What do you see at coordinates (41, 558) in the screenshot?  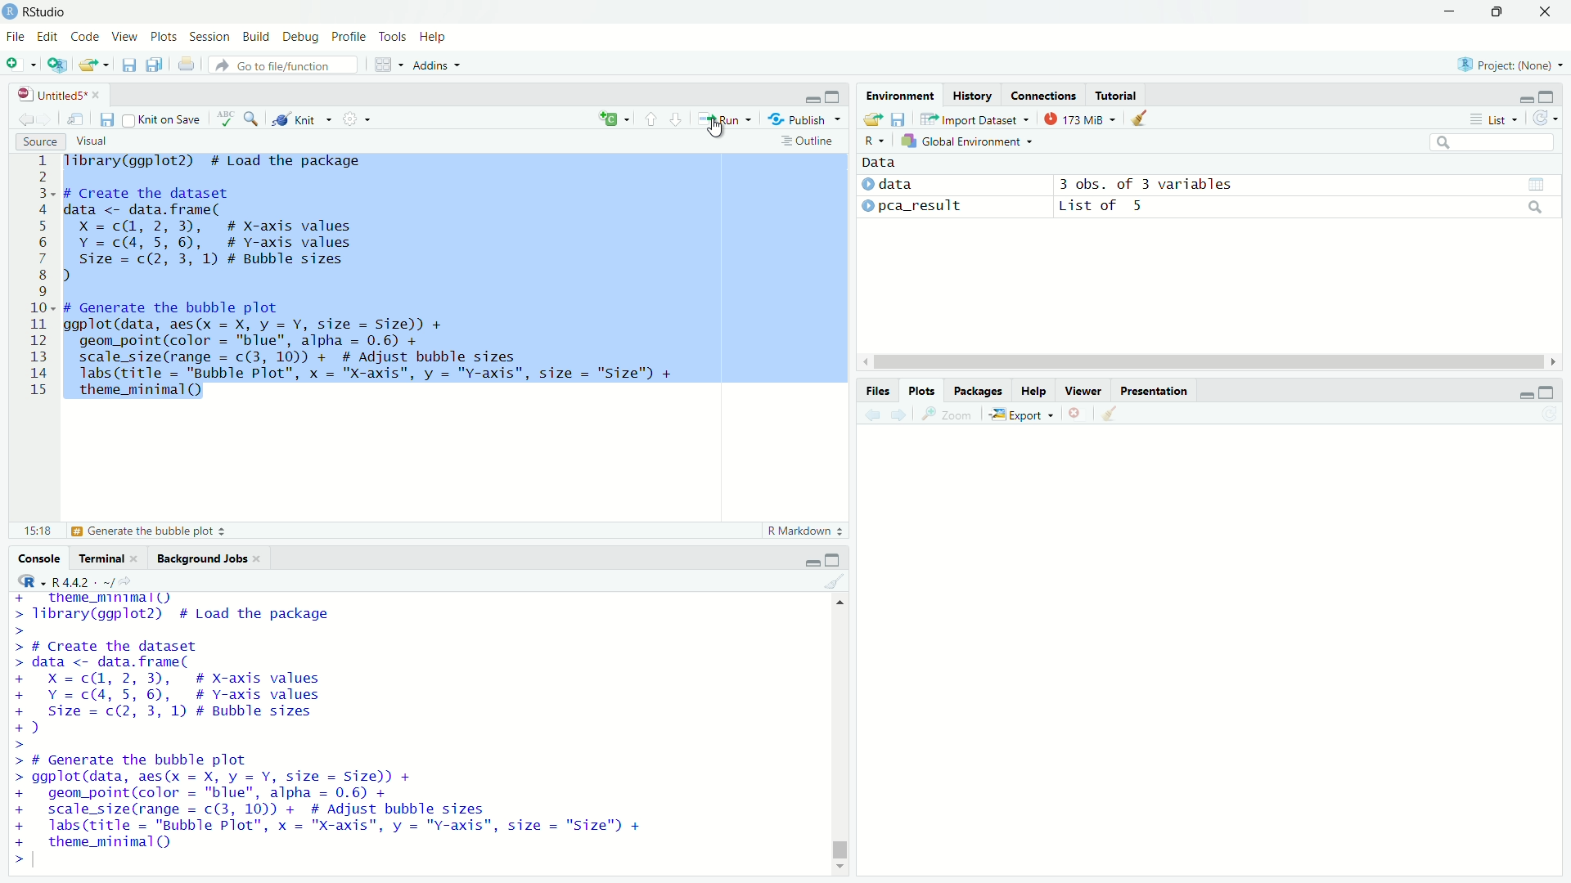 I see `Console` at bounding box center [41, 558].